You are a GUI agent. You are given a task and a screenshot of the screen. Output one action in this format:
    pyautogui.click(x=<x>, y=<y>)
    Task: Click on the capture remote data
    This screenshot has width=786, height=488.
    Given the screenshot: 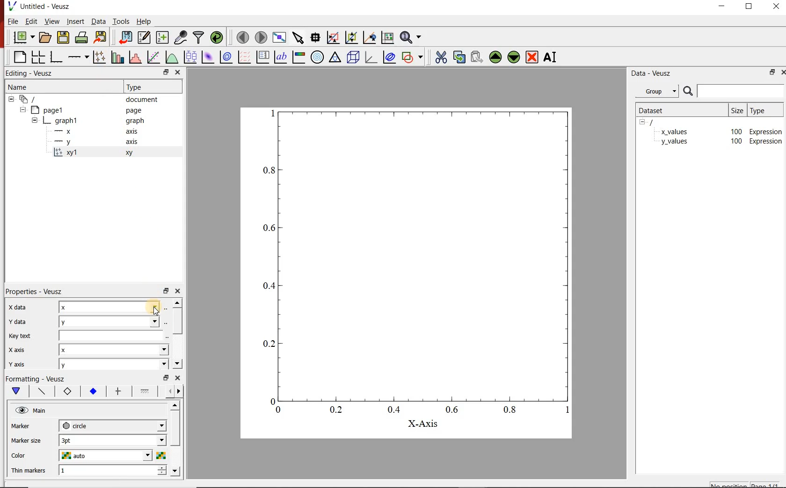 What is the action you would take?
    pyautogui.click(x=181, y=37)
    